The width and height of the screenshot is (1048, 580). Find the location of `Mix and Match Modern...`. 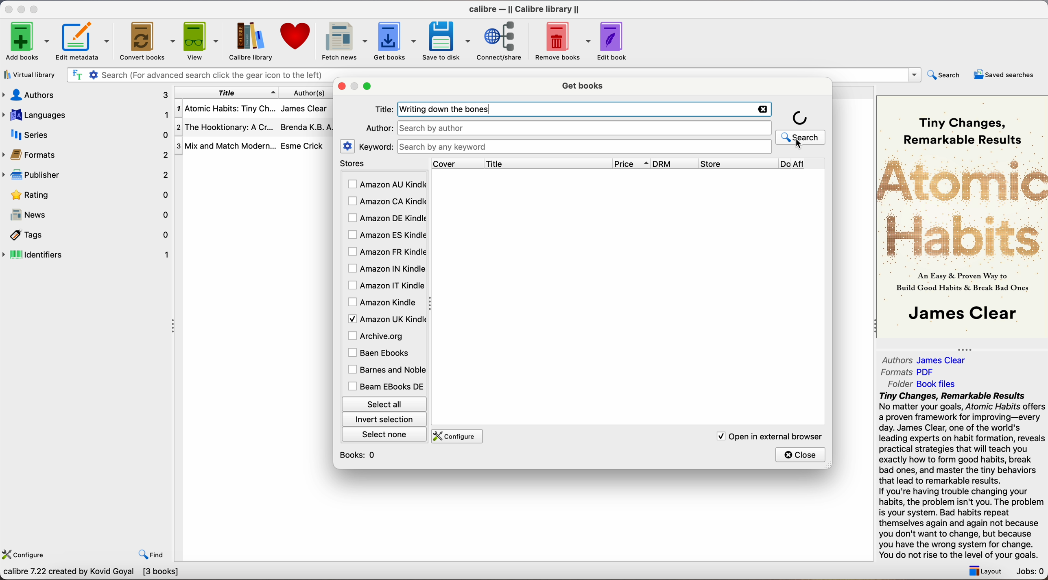

Mix and Match Modern... is located at coordinates (225, 146).